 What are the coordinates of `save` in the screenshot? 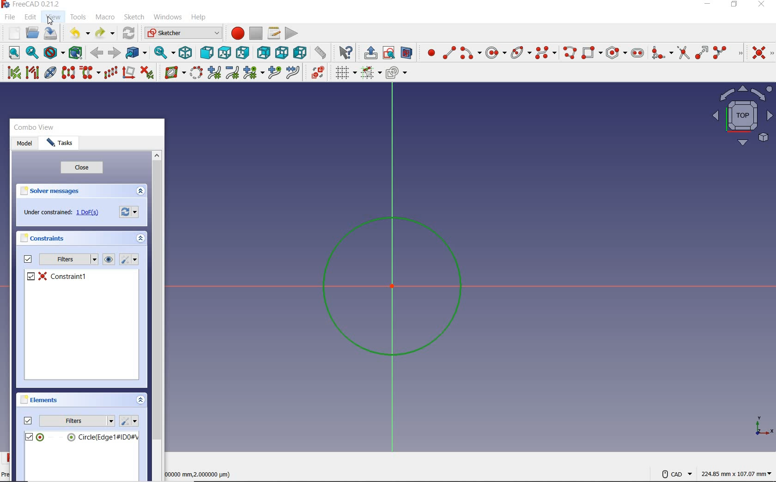 It's located at (50, 33).